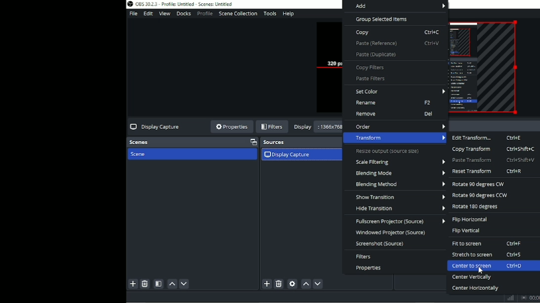 The height and width of the screenshot is (303, 540). What do you see at coordinates (205, 14) in the screenshot?
I see `Profile` at bounding box center [205, 14].